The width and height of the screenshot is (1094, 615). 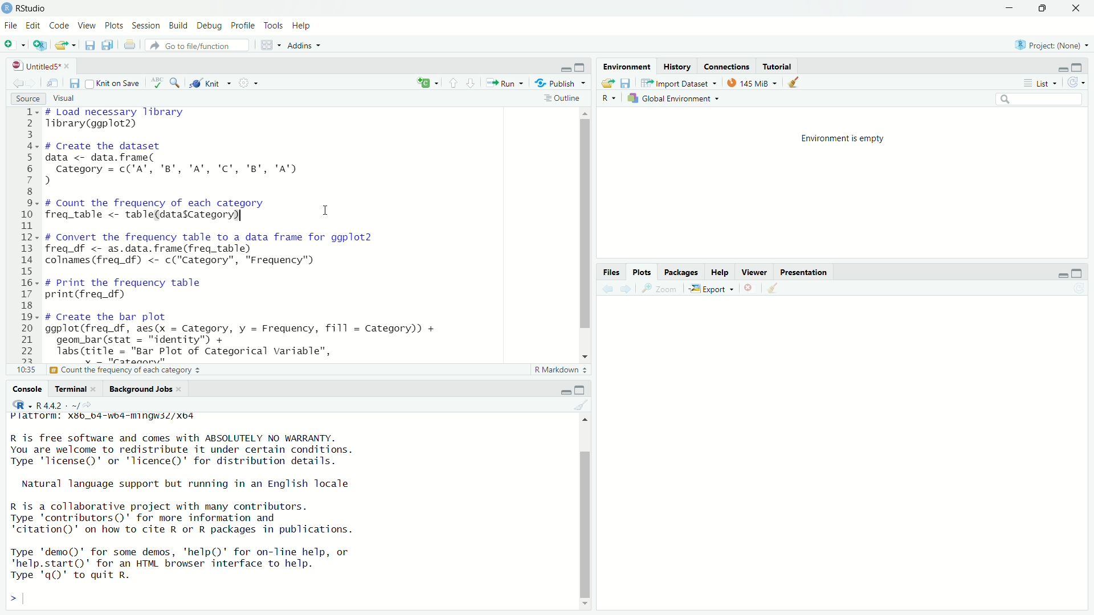 What do you see at coordinates (177, 26) in the screenshot?
I see `build` at bounding box center [177, 26].